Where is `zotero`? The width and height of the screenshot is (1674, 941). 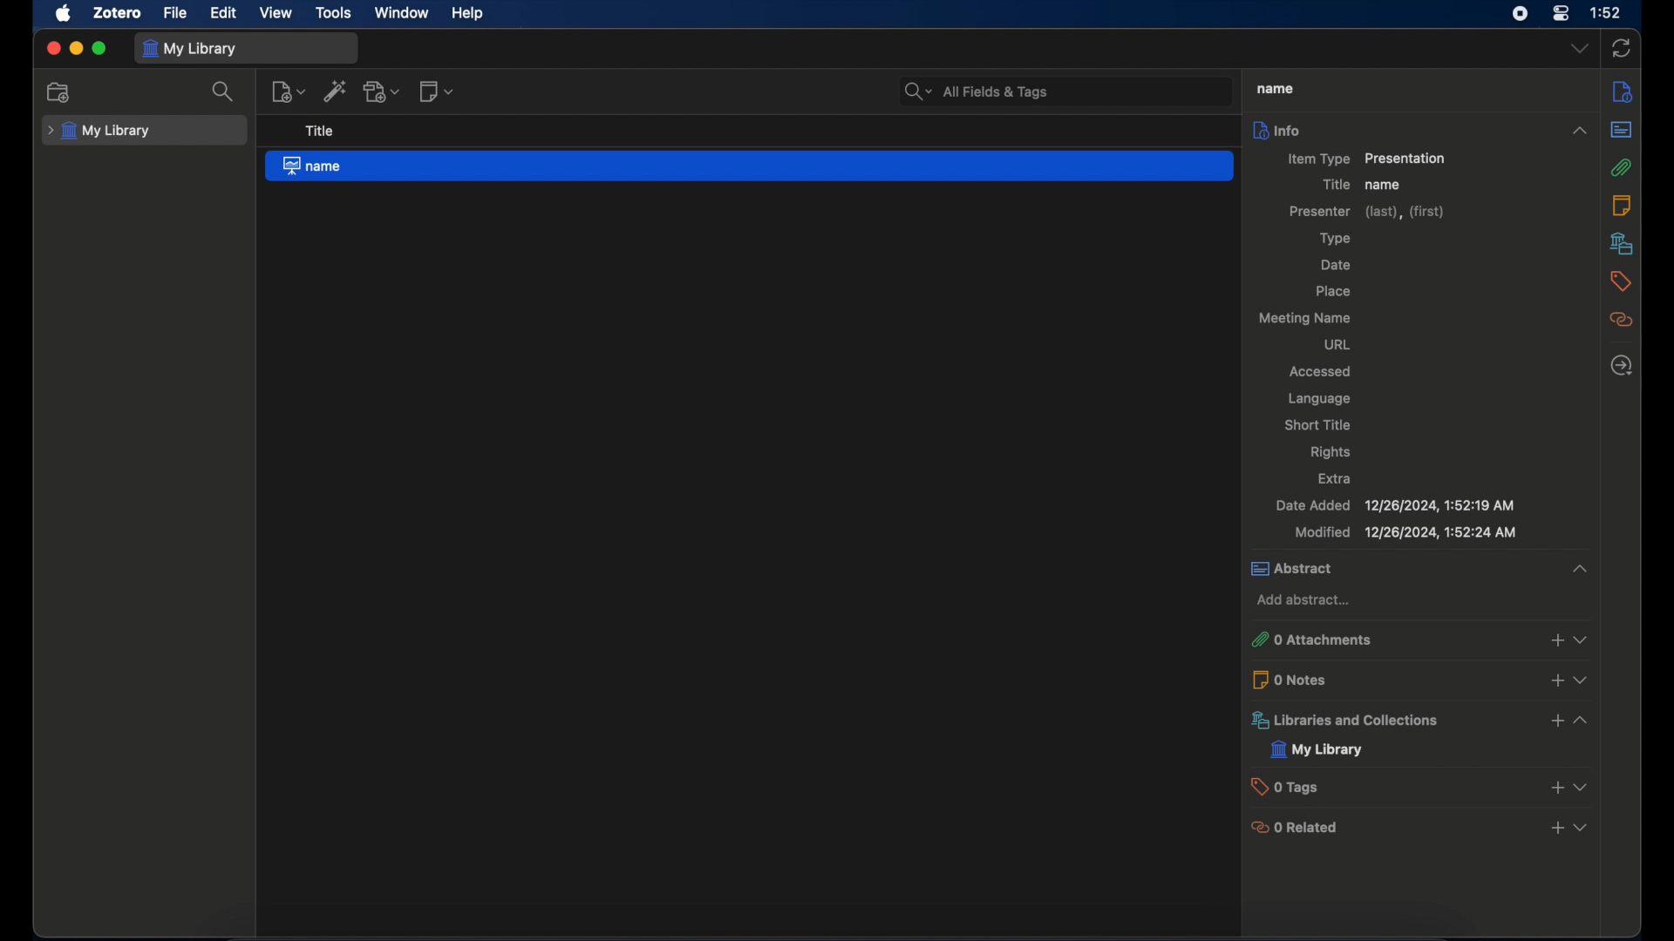 zotero is located at coordinates (119, 13).